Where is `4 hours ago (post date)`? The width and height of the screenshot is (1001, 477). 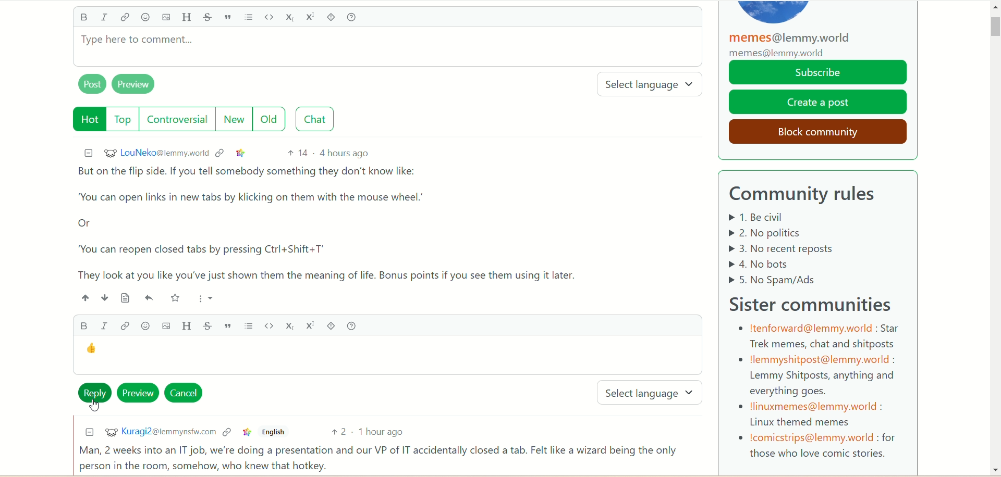 4 hours ago (post date) is located at coordinates (346, 153).